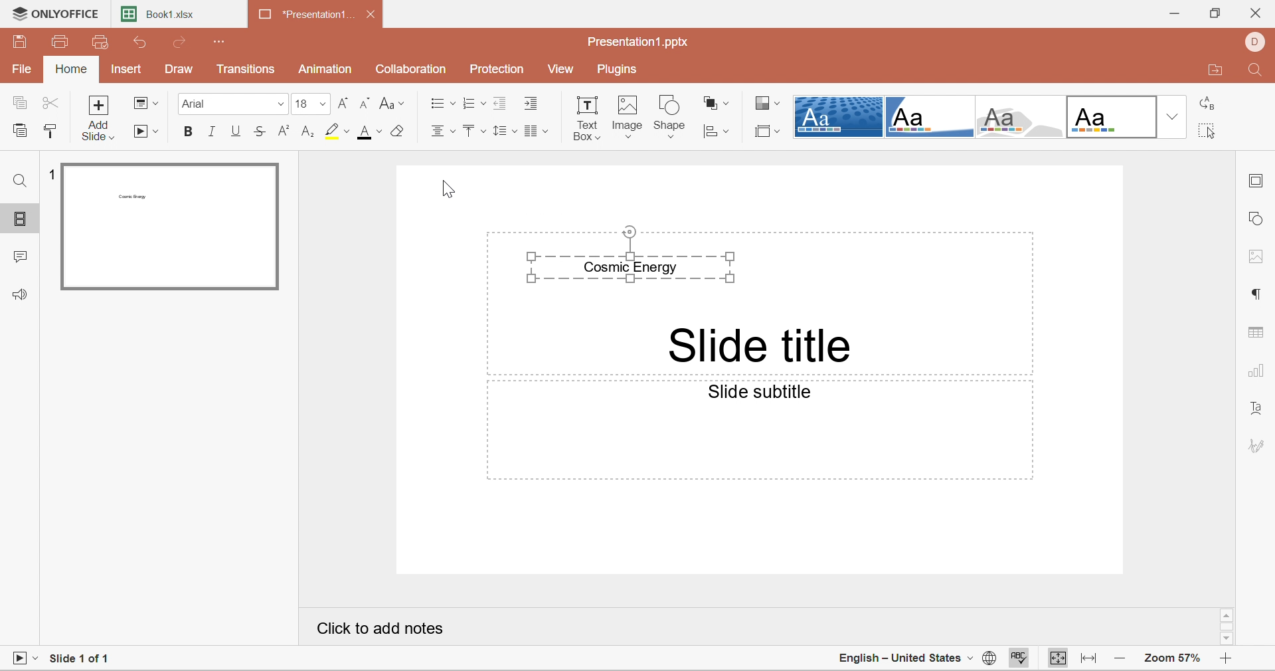 The height and width of the screenshot is (671, 1275). What do you see at coordinates (392, 103) in the screenshot?
I see `Change Case` at bounding box center [392, 103].